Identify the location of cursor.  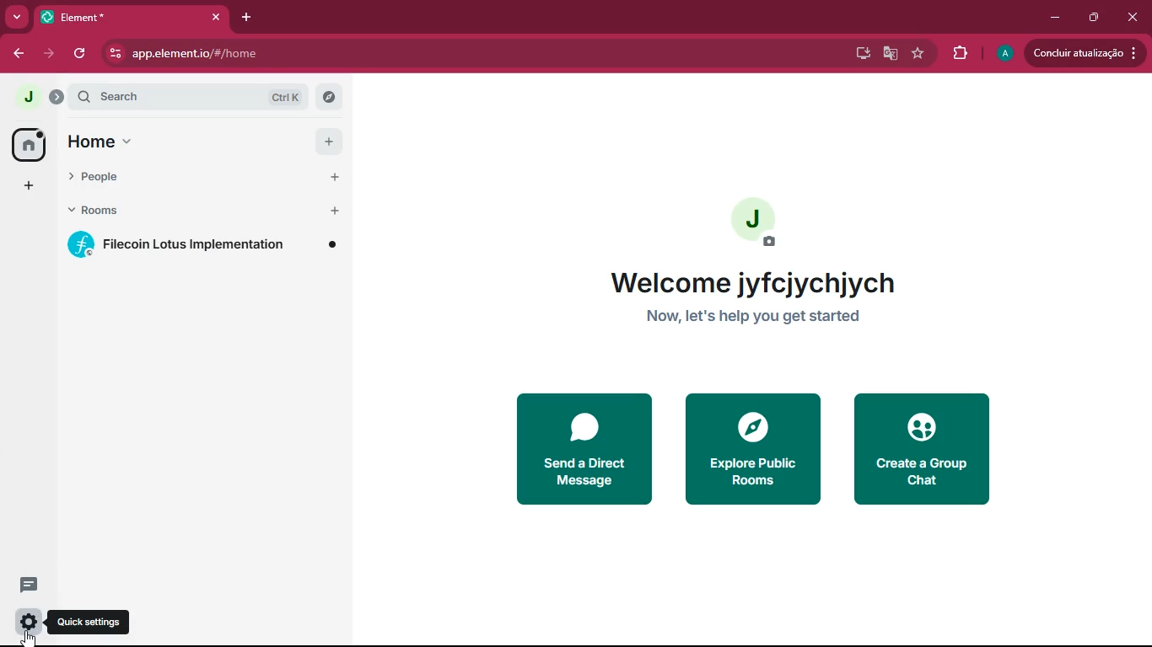
(29, 639).